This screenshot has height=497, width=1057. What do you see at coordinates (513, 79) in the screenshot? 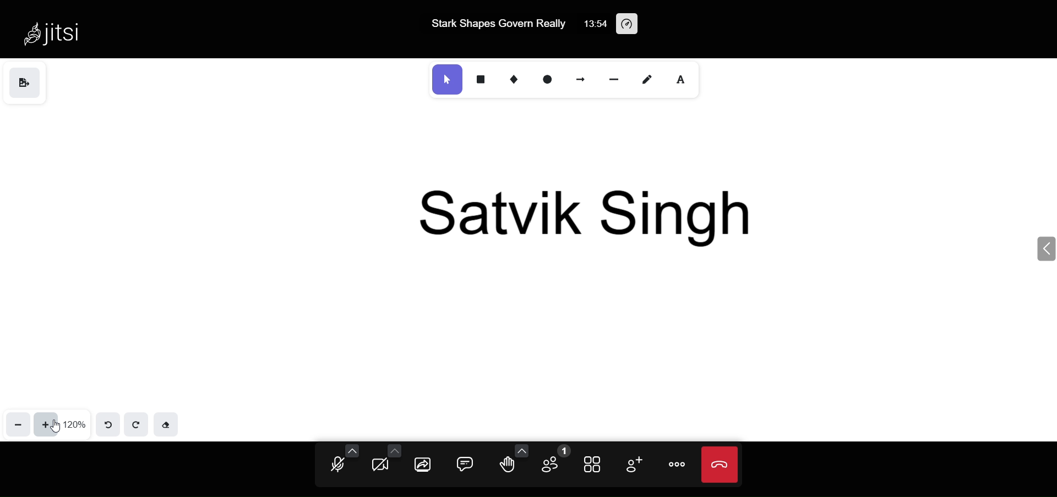
I see `diamond` at bounding box center [513, 79].